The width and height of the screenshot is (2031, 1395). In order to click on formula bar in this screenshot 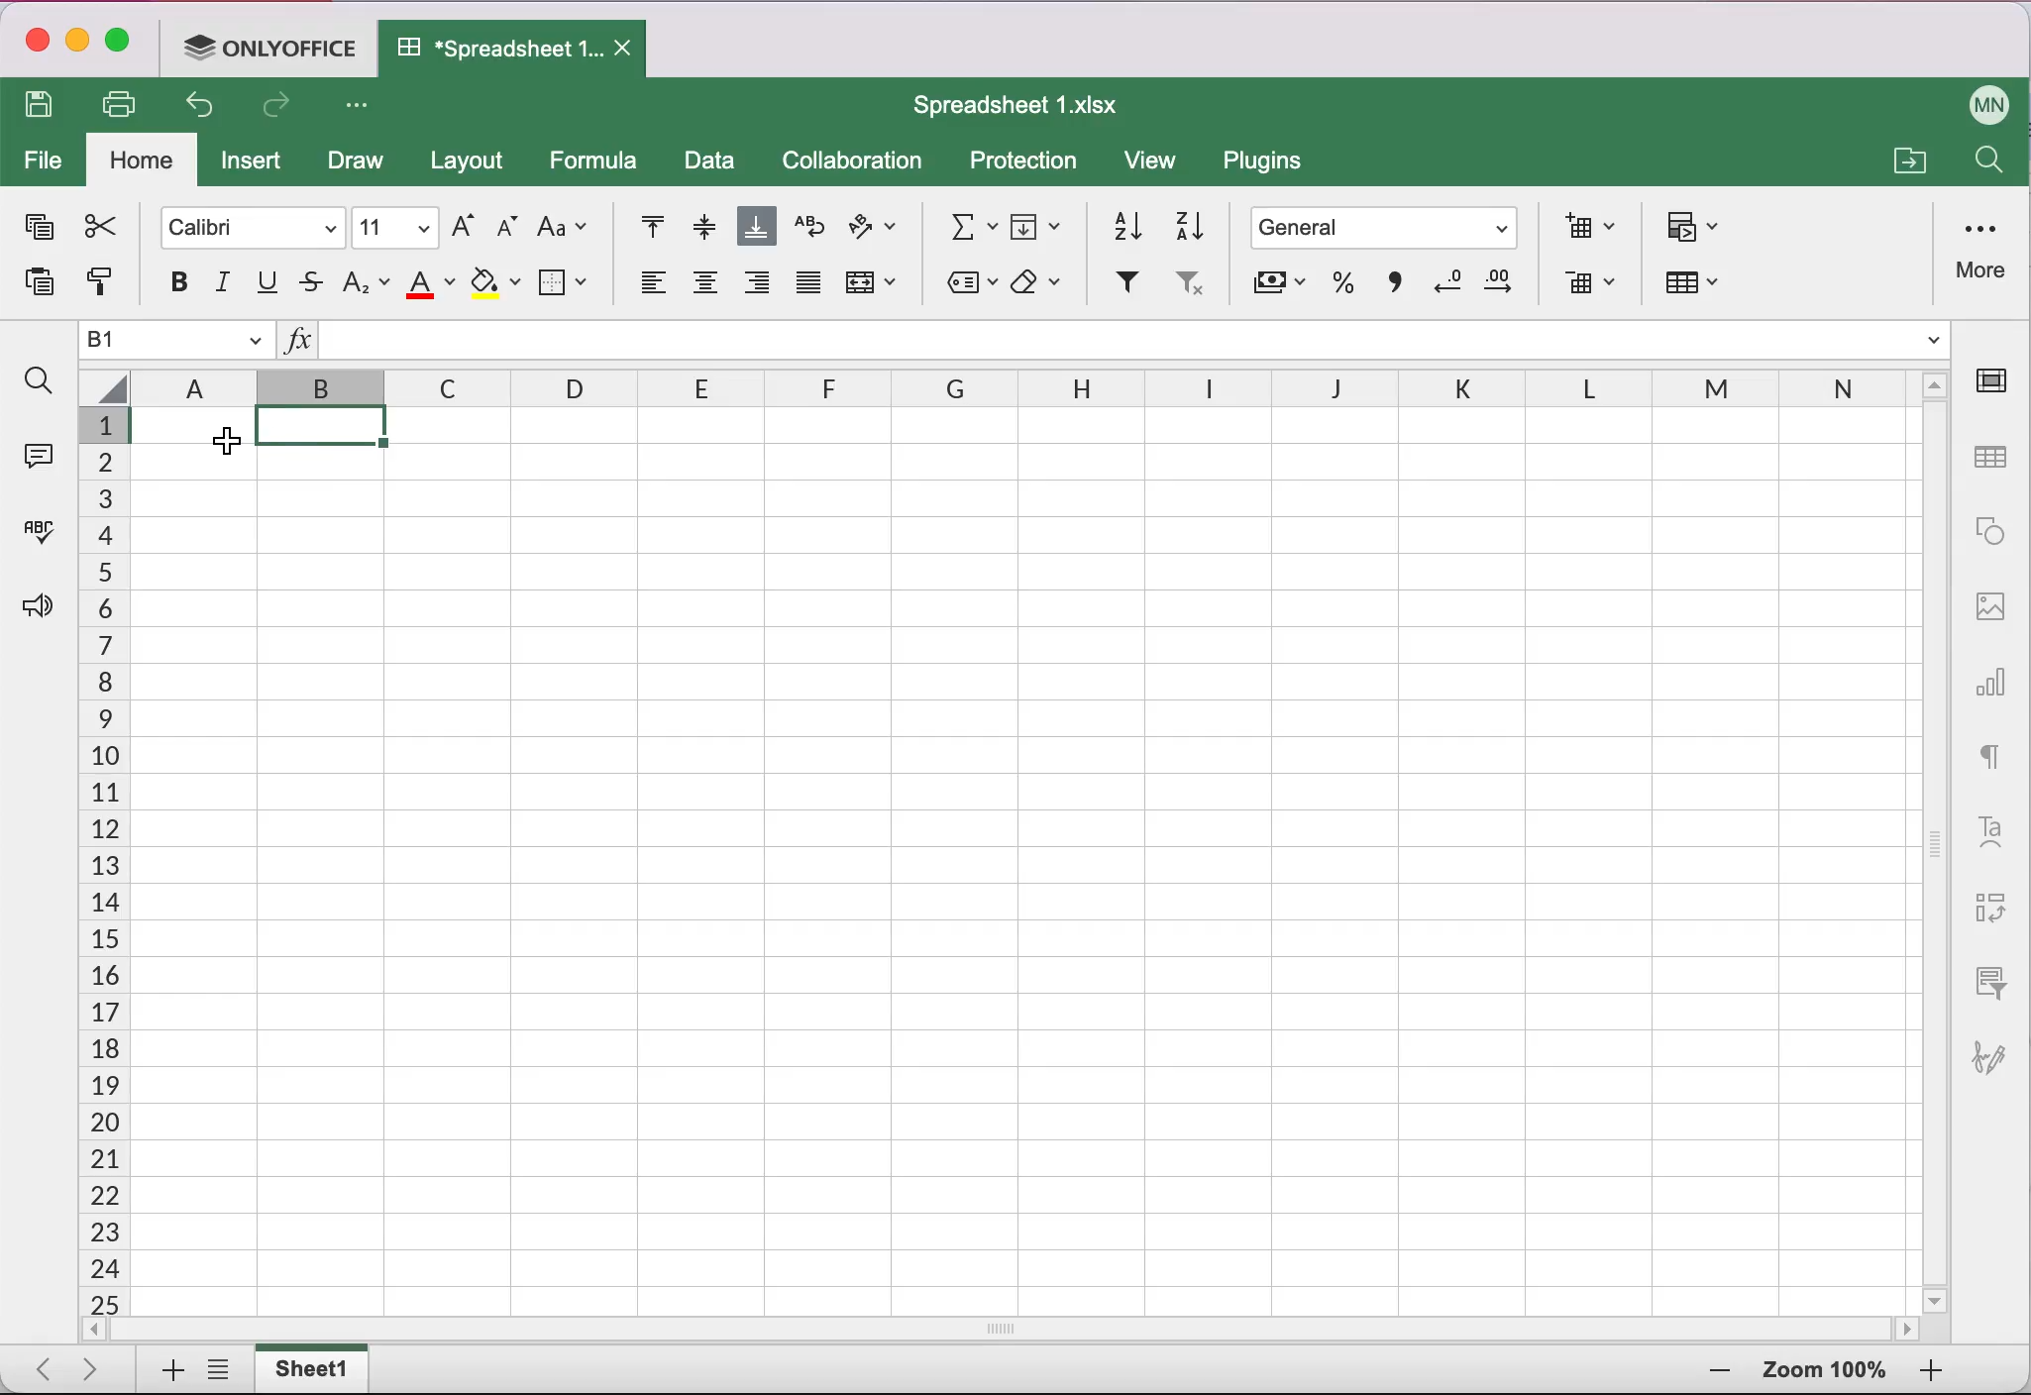, I will do `click(1137, 344)`.